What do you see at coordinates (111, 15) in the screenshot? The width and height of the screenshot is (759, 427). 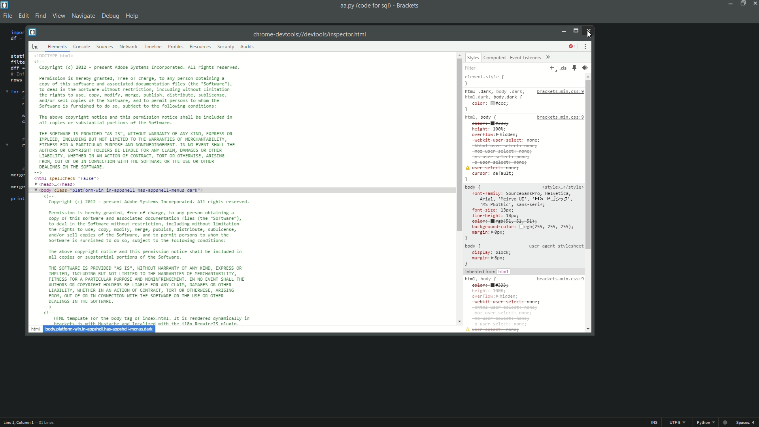 I see `debug` at bounding box center [111, 15].